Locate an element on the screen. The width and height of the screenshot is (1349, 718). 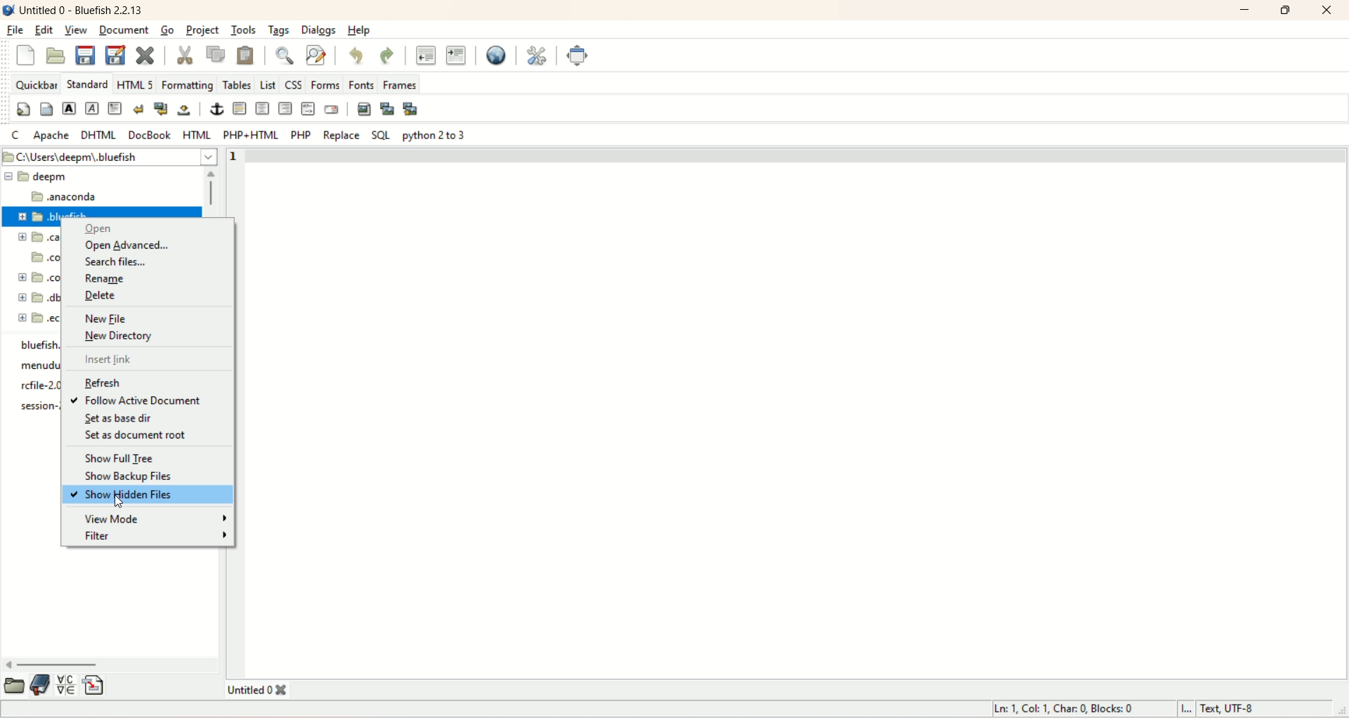
show hidden files is located at coordinates (148, 495).